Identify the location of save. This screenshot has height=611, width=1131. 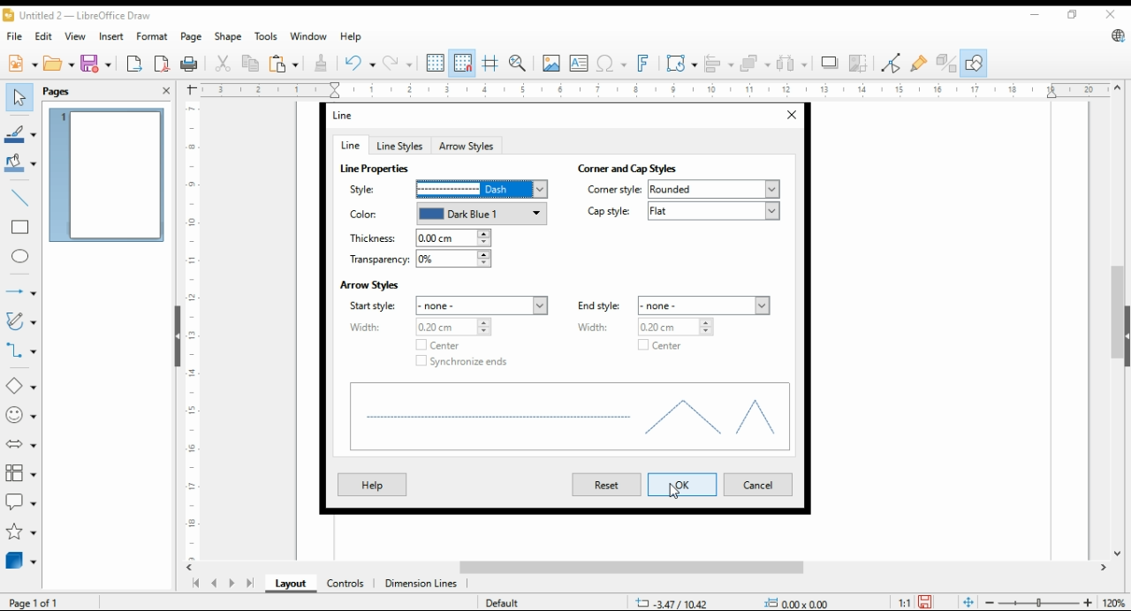
(924, 602).